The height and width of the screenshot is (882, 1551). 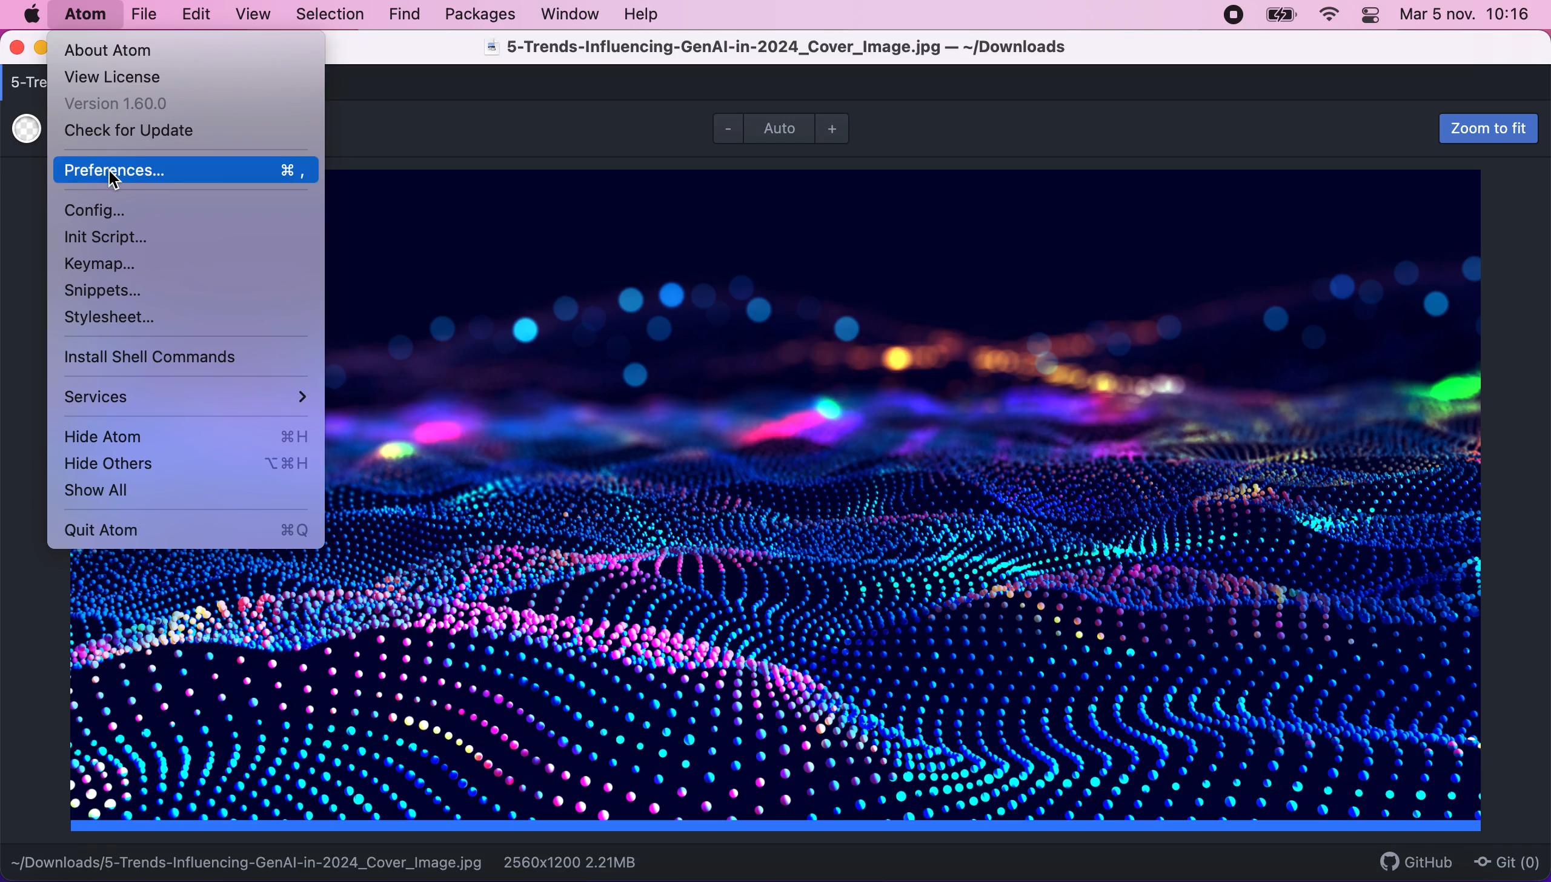 I want to click on pixels and mb, so click(x=591, y=861).